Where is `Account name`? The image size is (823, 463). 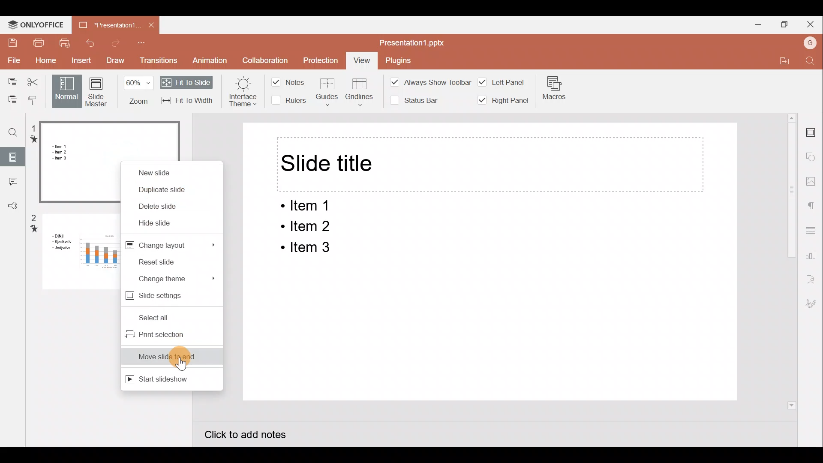
Account name is located at coordinates (810, 43).